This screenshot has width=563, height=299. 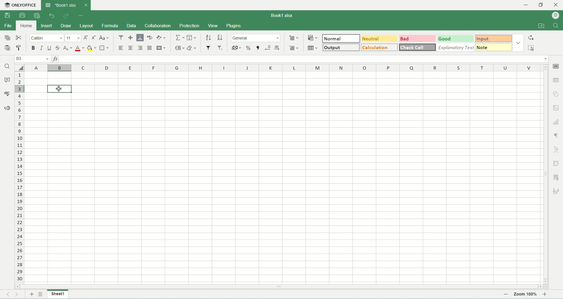 I want to click on redo, so click(x=66, y=16).